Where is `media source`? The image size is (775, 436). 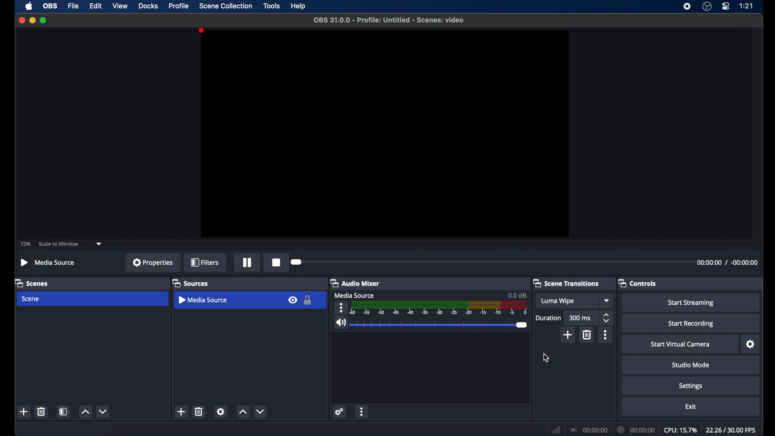
media source is located at coordinates (203, 300).